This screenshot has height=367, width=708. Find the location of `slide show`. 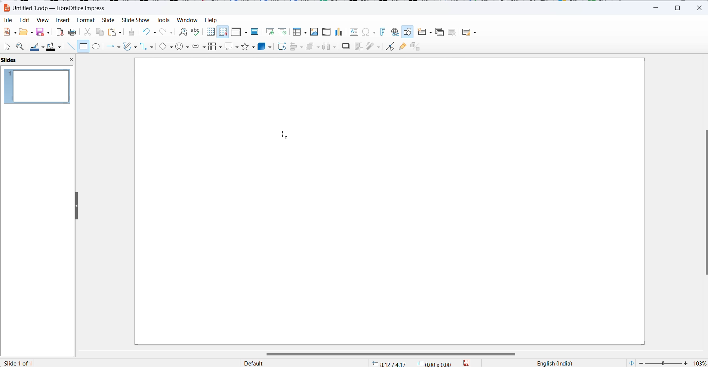

slide show is located at coordinates (135, 21).